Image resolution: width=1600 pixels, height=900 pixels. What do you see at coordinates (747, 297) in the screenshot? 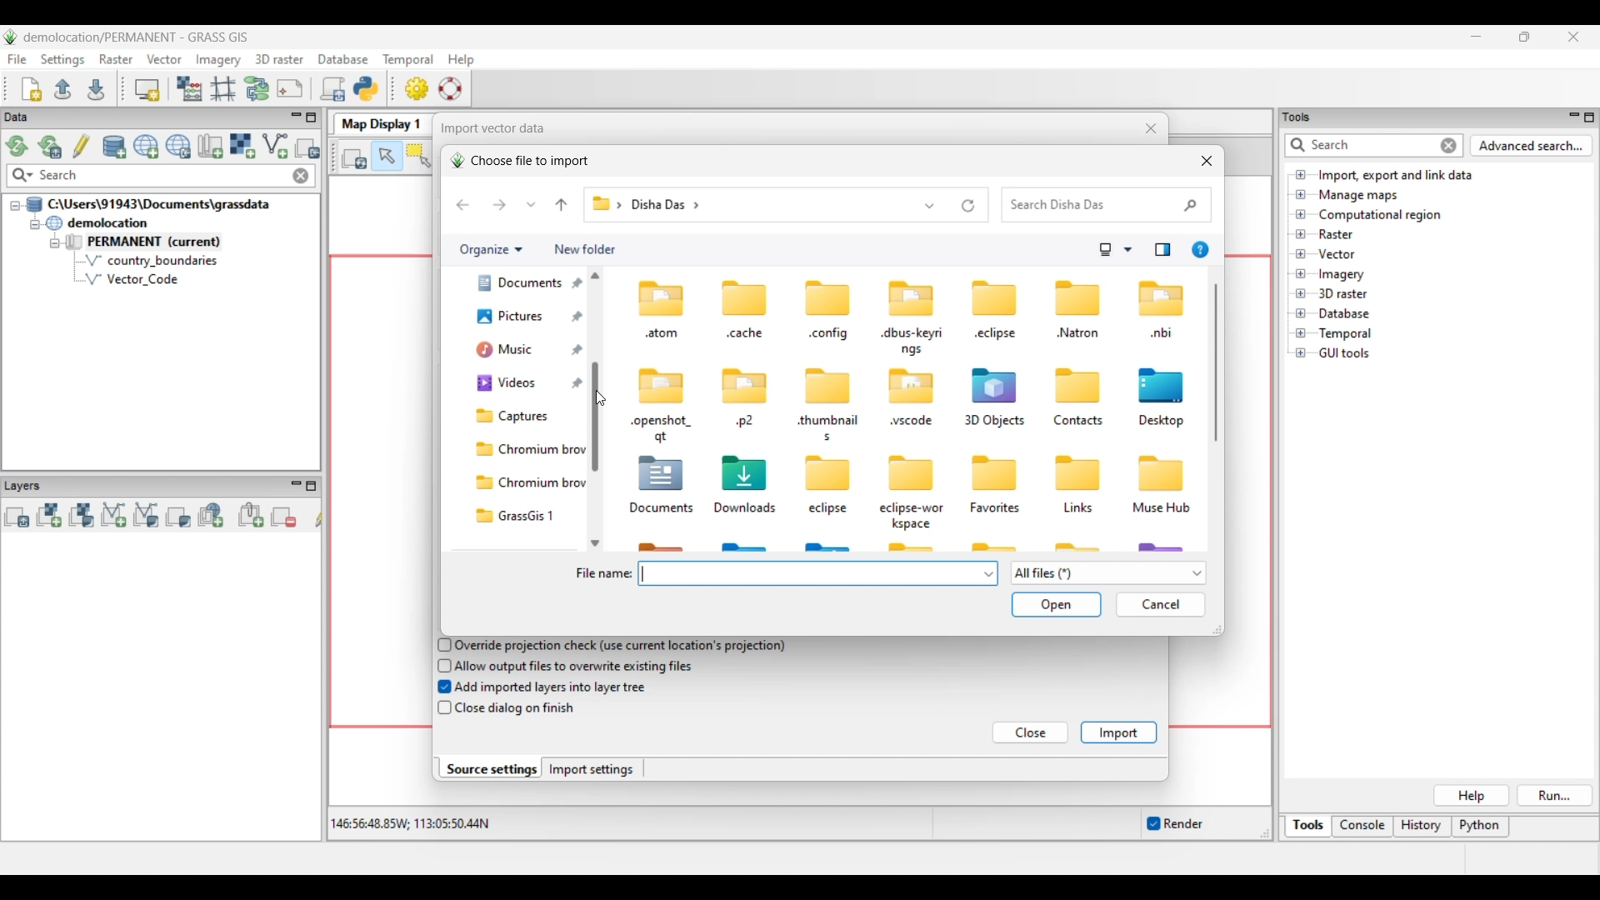
I see `icon` at bounding box center [747, 297].